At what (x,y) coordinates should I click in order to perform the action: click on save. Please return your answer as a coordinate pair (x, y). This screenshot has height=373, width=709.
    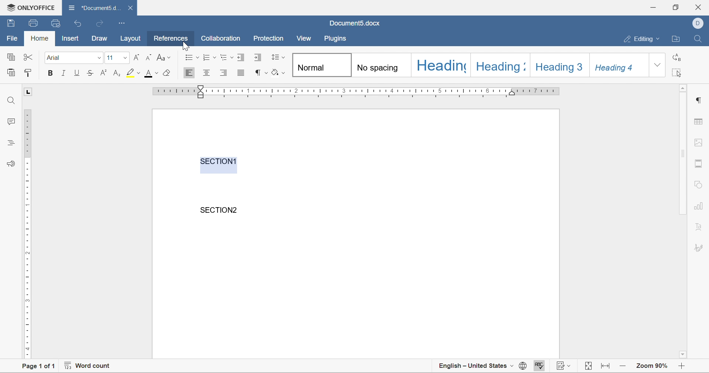
    Looking at the image, I should click on (11, 22).